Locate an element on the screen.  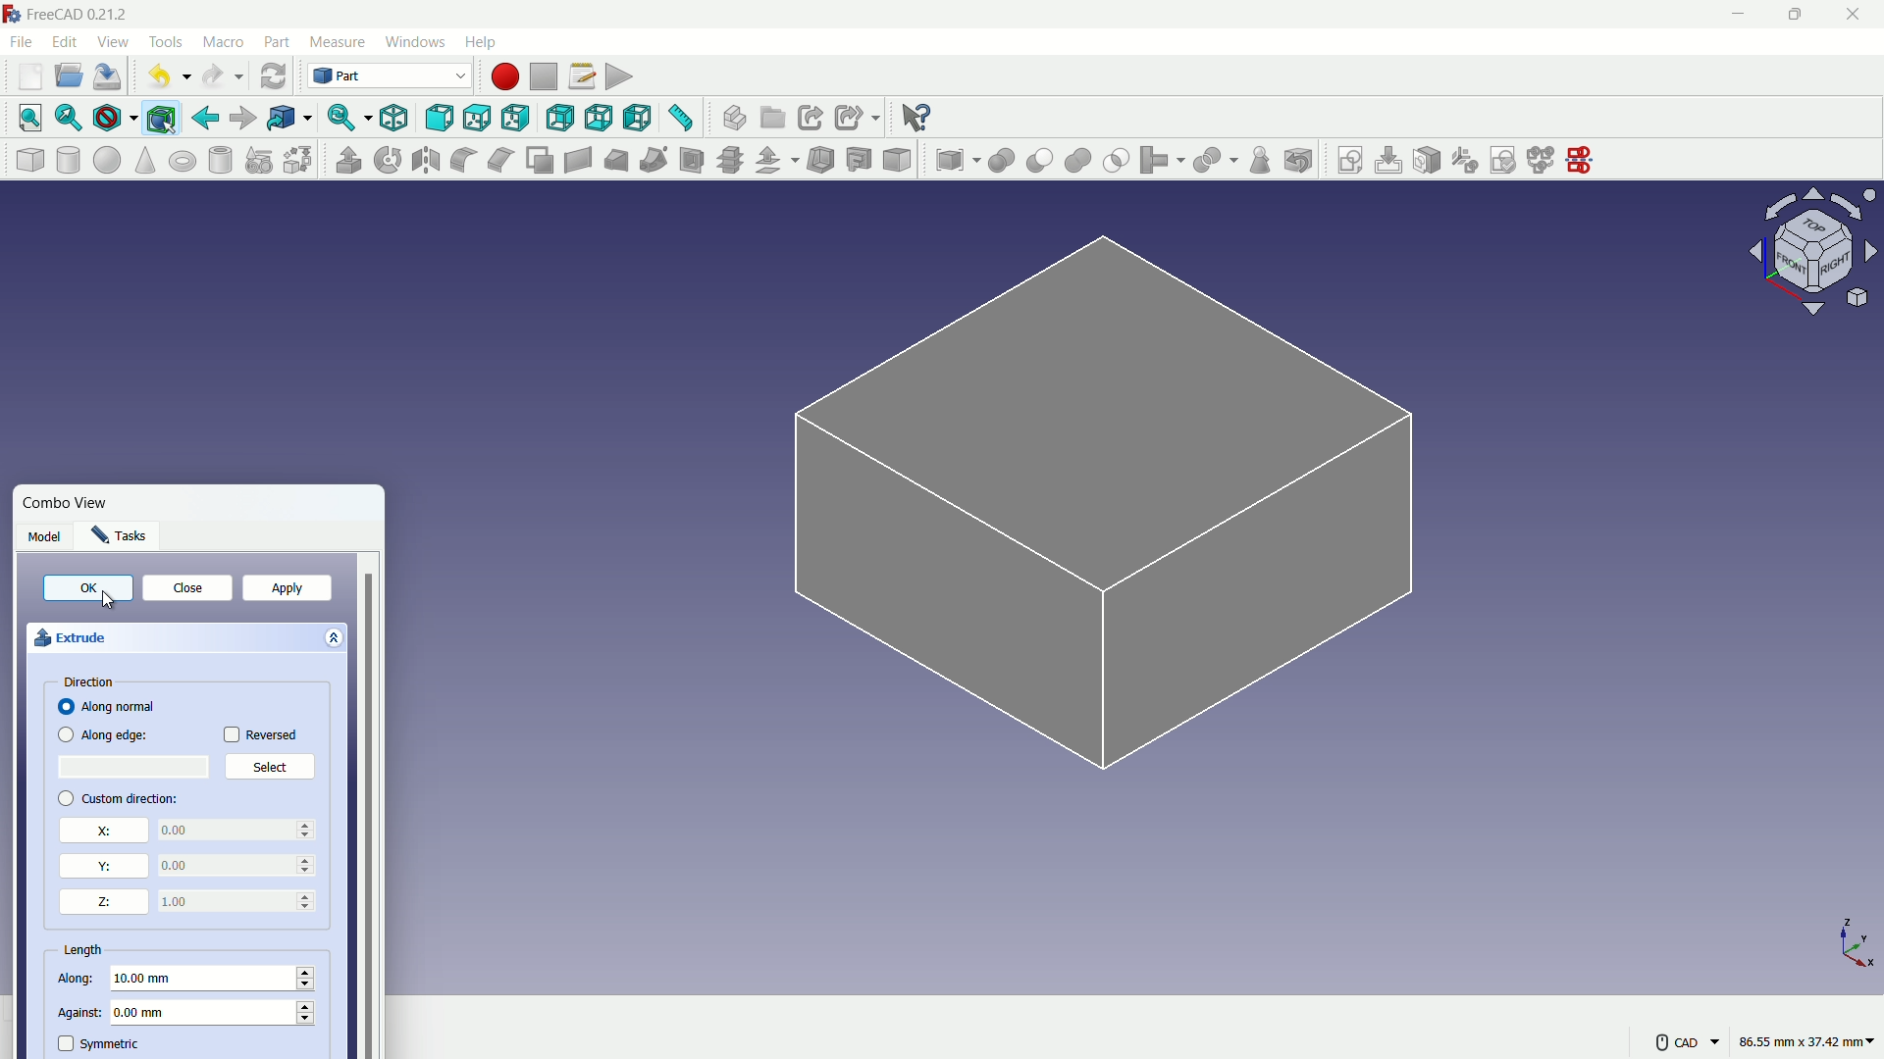
Tasks is located at coordinates (118, 534).